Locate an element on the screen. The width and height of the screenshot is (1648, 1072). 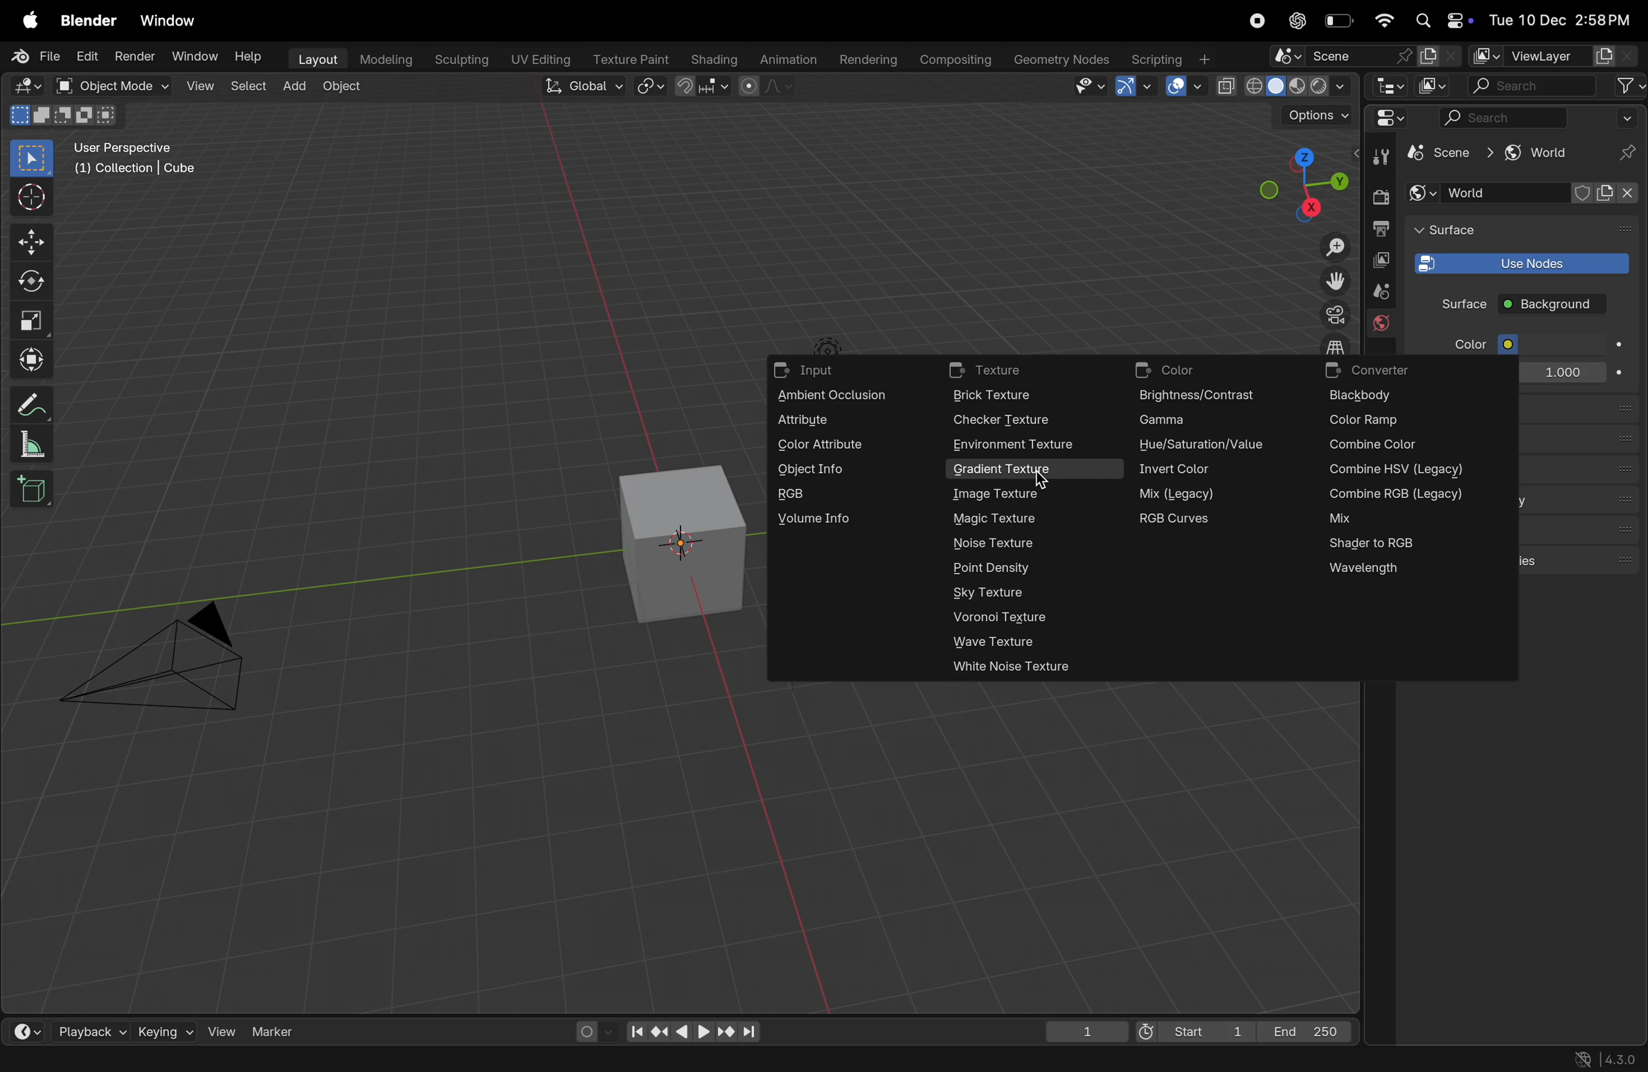
camera is located at coordinates (164, 663).